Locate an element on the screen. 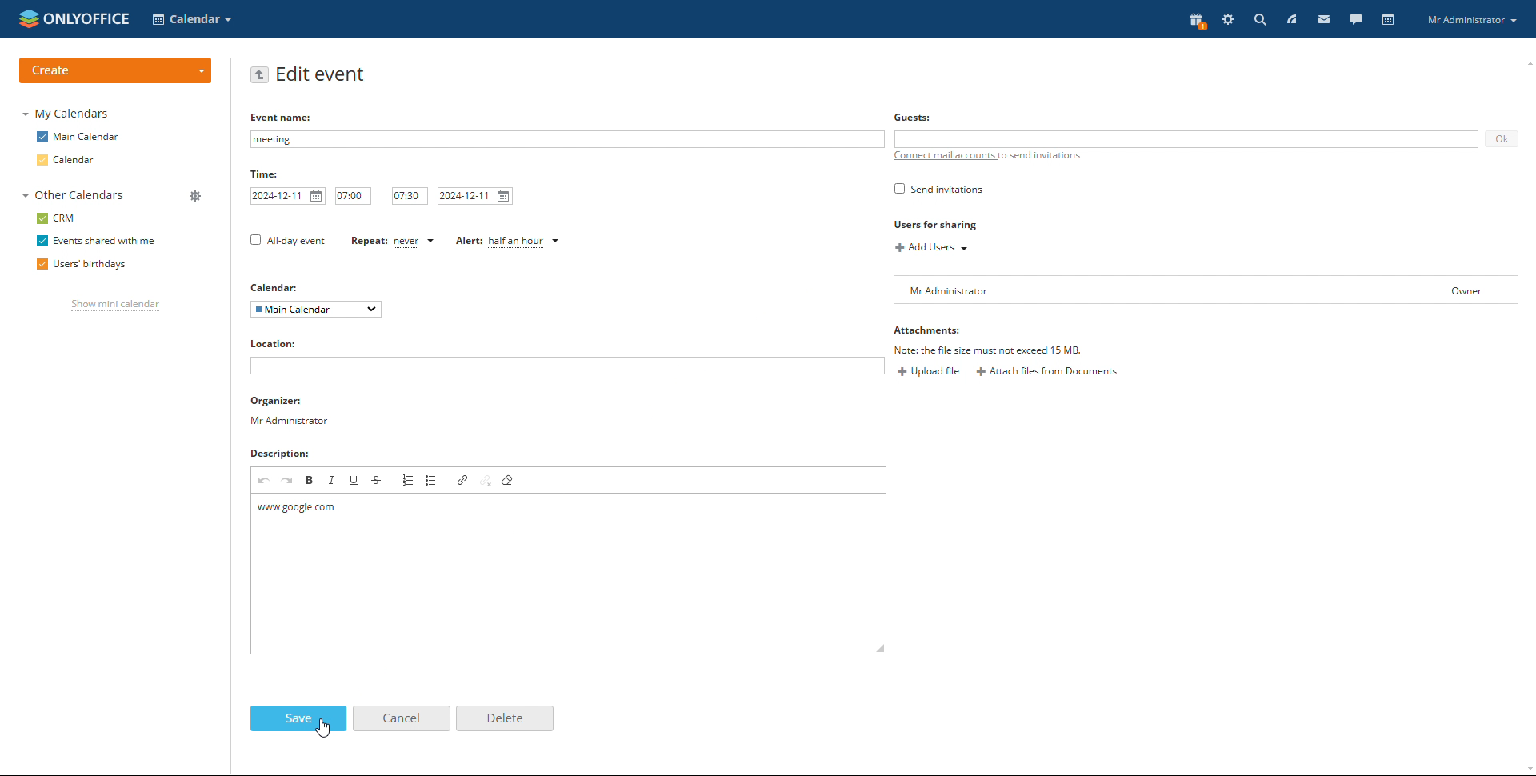  Description: is located at coordinates (279, 453).